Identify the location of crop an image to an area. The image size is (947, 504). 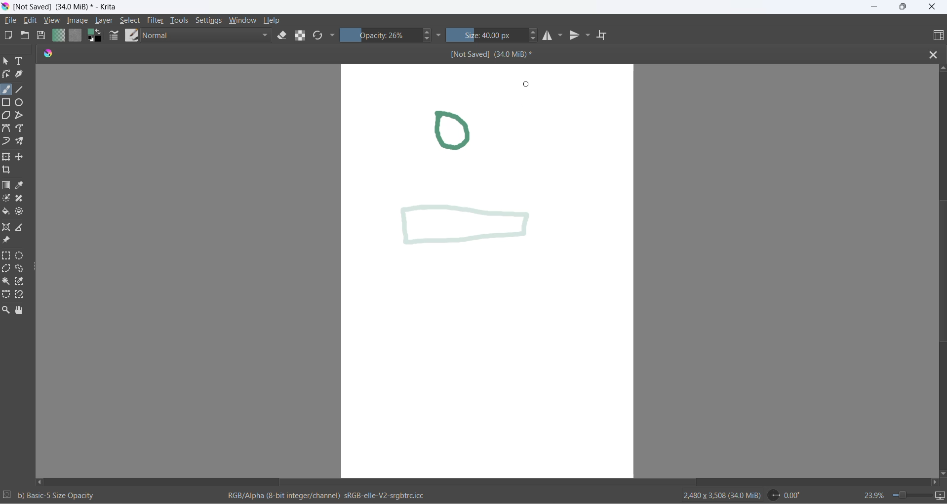
(10, 172).